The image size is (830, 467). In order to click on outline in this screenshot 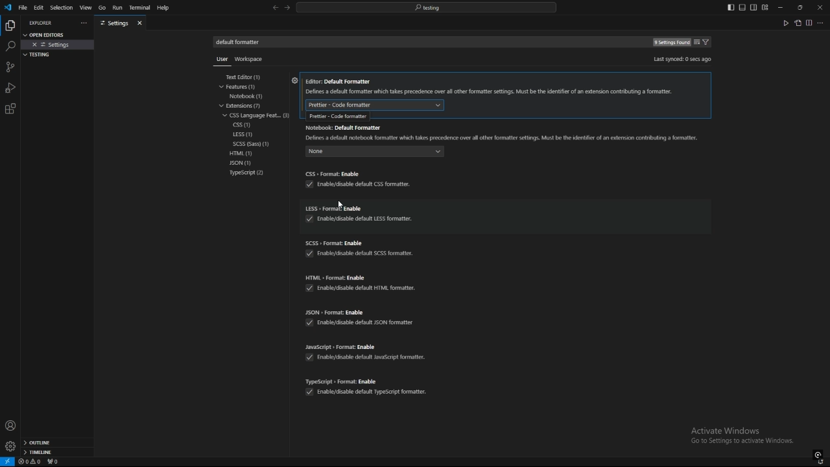, I will do `click(57, 443)`.